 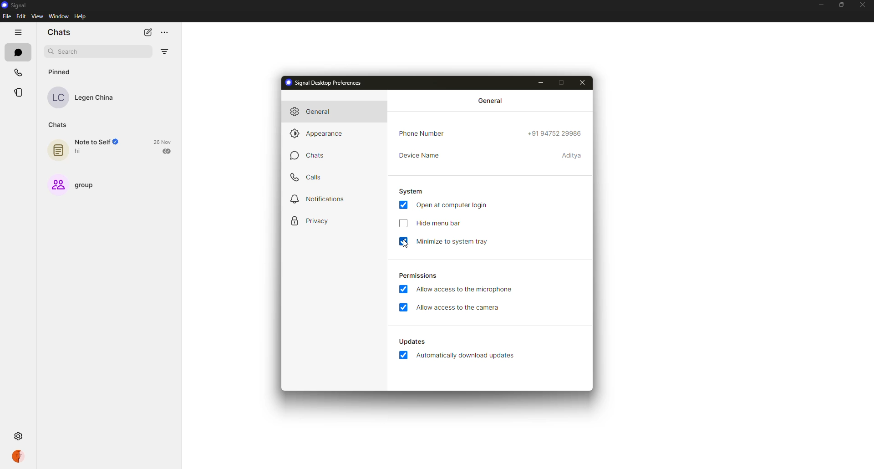 What do you see at coordinates (460, 308) in the screenshot?
I see `allow access to camera` at bounding box center [460, 308].